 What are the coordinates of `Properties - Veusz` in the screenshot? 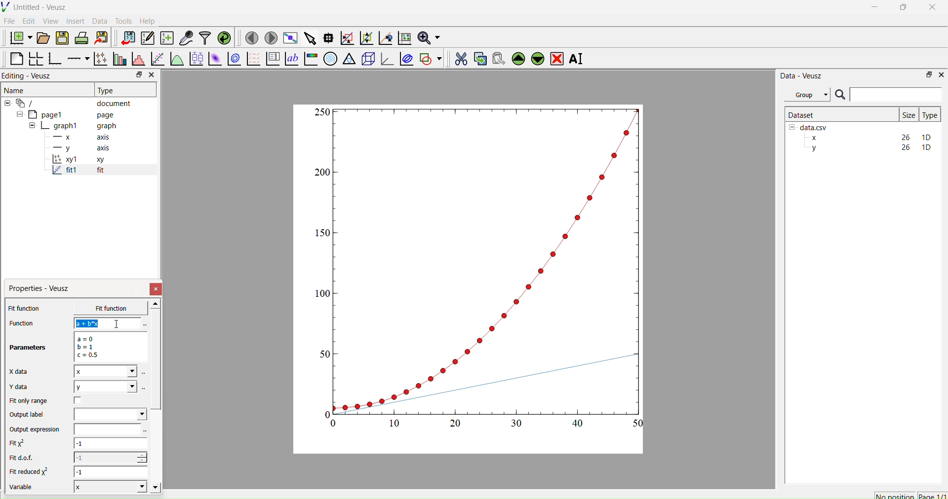 It's located at (41, 288).